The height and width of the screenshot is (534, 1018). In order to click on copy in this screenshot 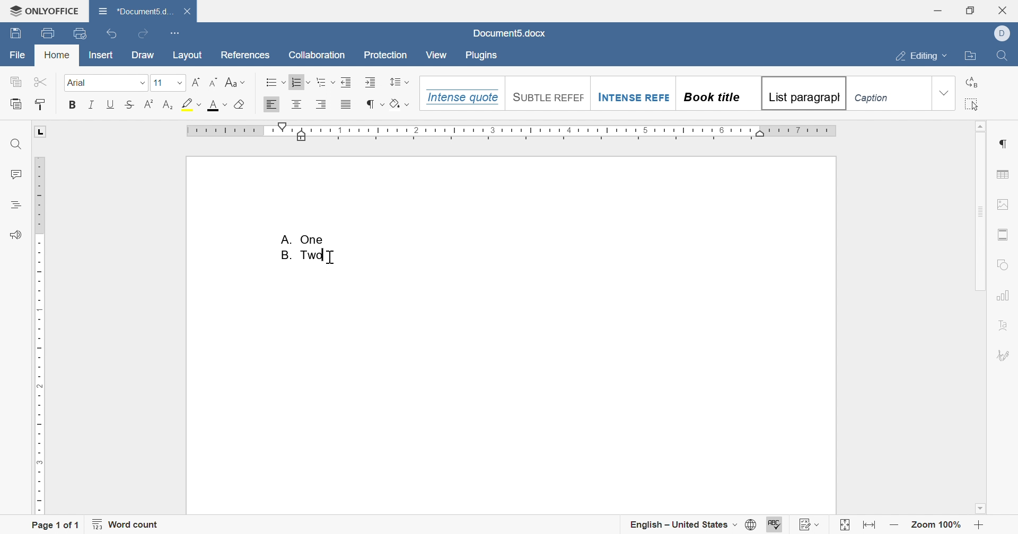, I will do `click(16, 81)`.